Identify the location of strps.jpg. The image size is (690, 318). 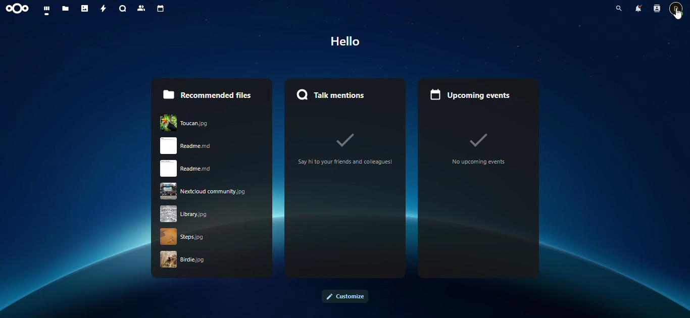
(207, 236).